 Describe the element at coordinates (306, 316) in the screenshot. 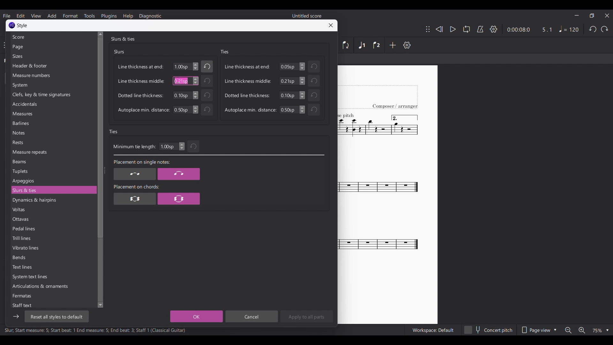

I see `Apply to all parts` at that location.